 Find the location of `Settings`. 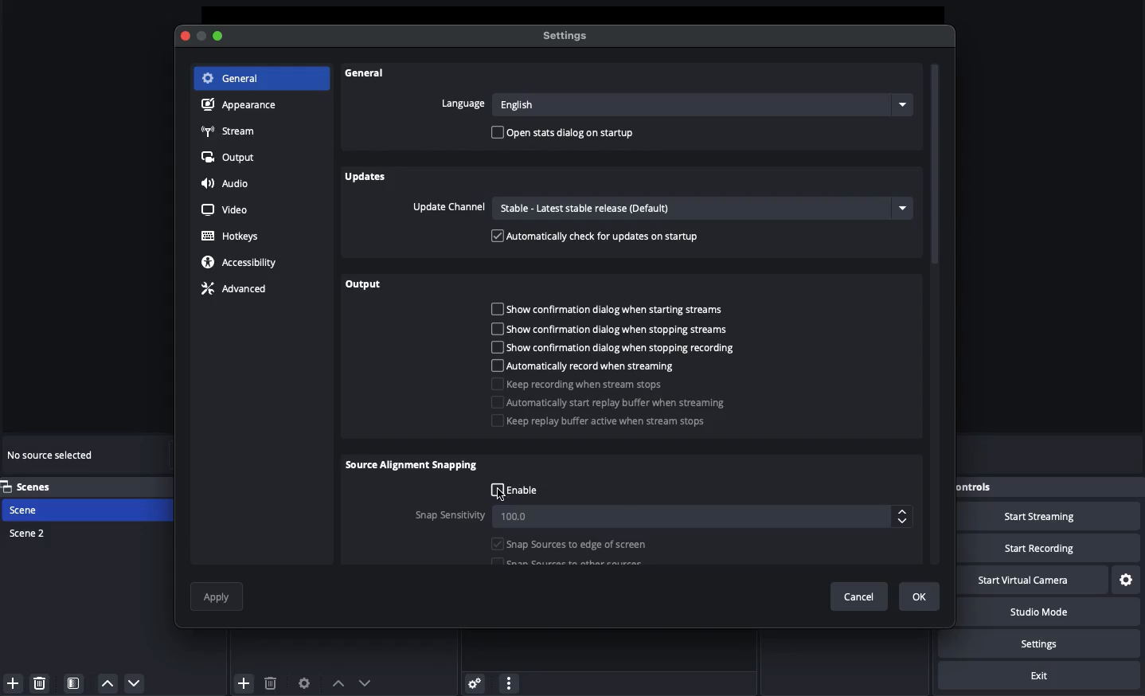

Settings is located at coordinates (569, 37).